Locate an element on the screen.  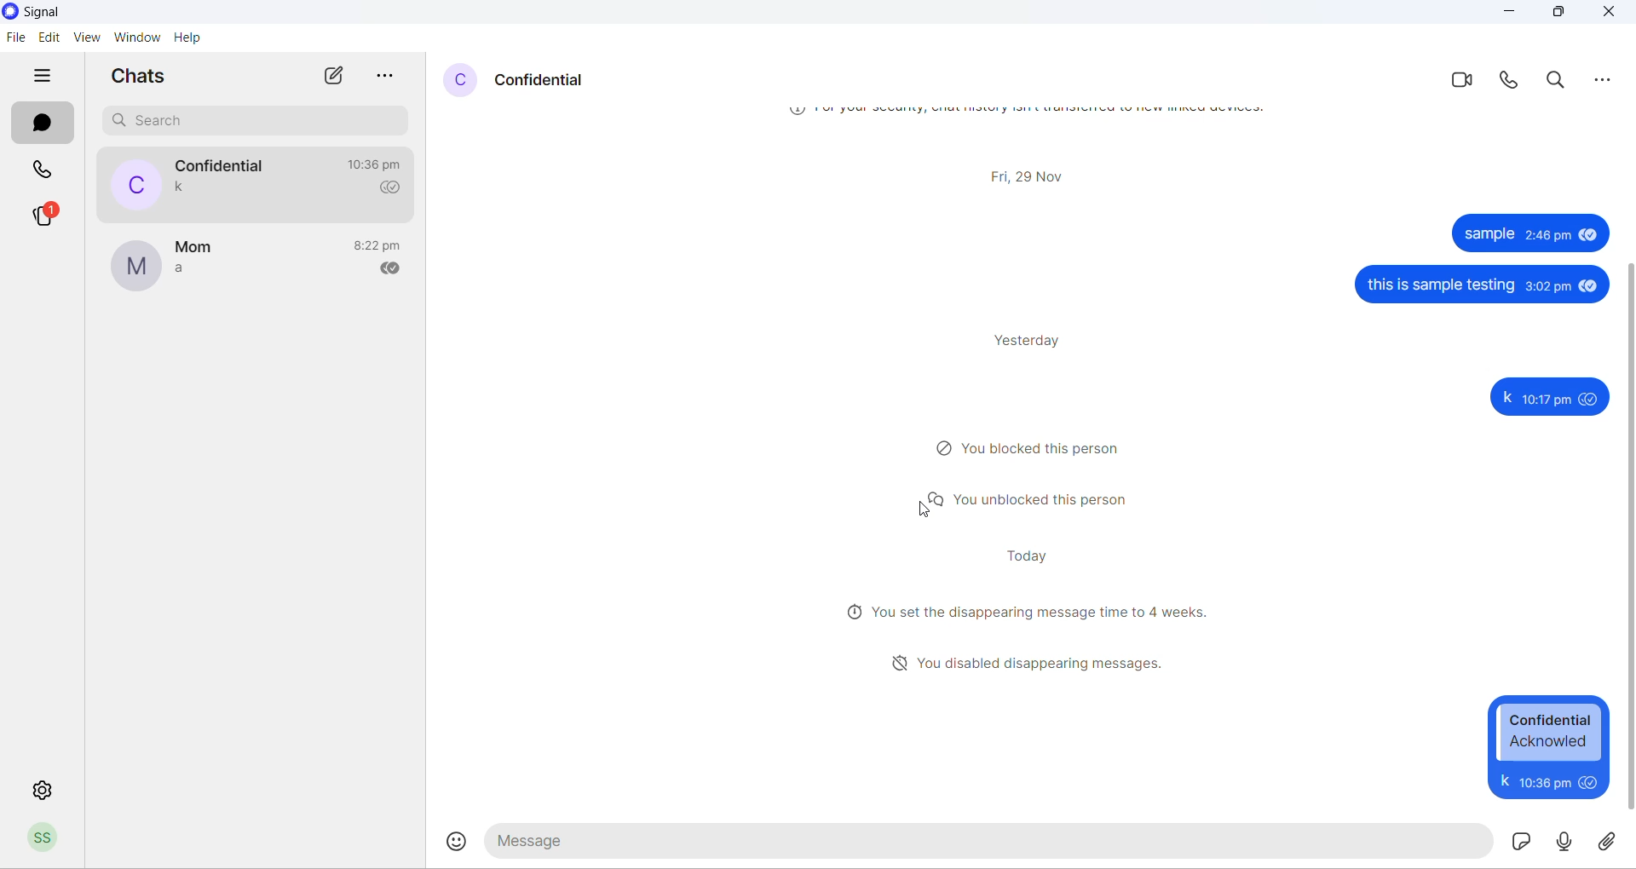
voice note is located at coordinates (1564, 842).